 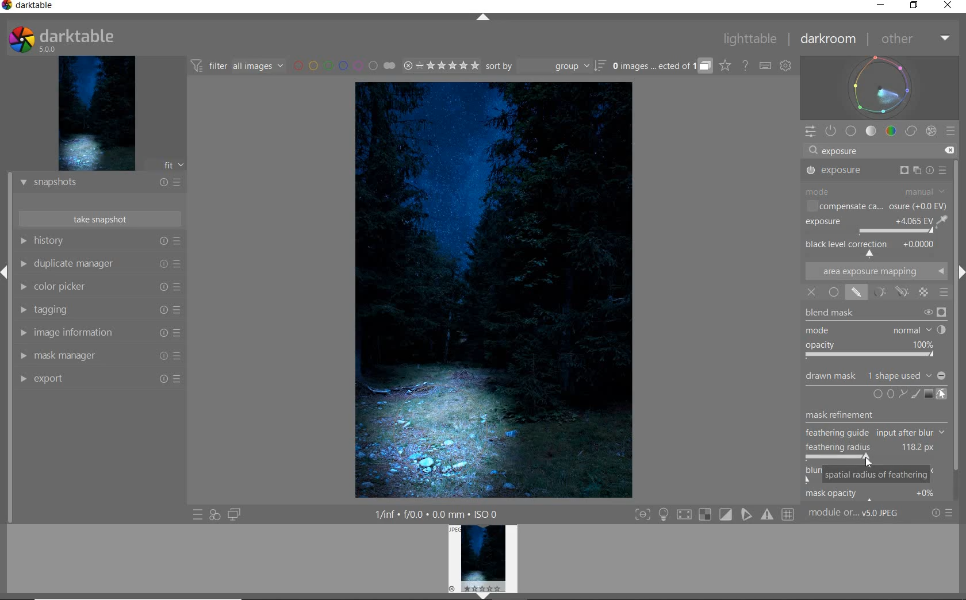 I want to click on ADD GRADIENT, so click(x=929, y=394).